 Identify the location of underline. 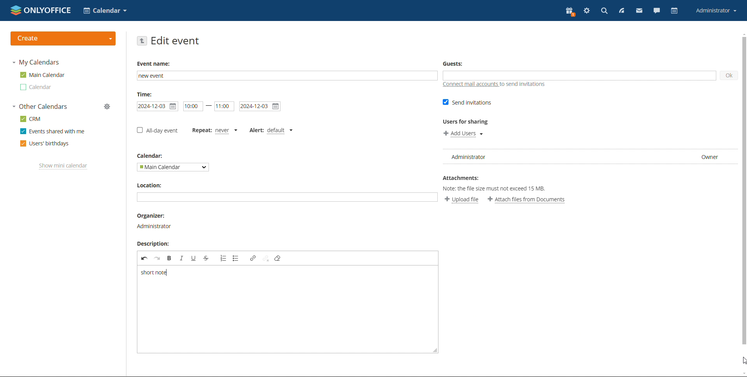
(194, 258).